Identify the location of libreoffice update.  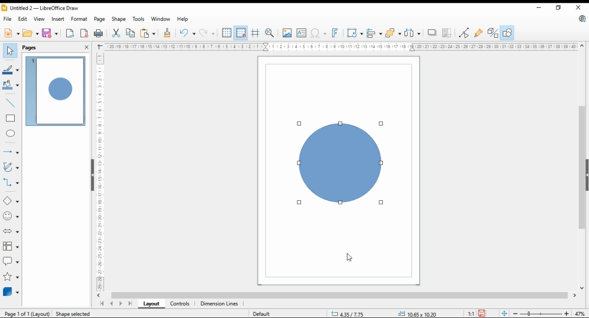
(582, 19).